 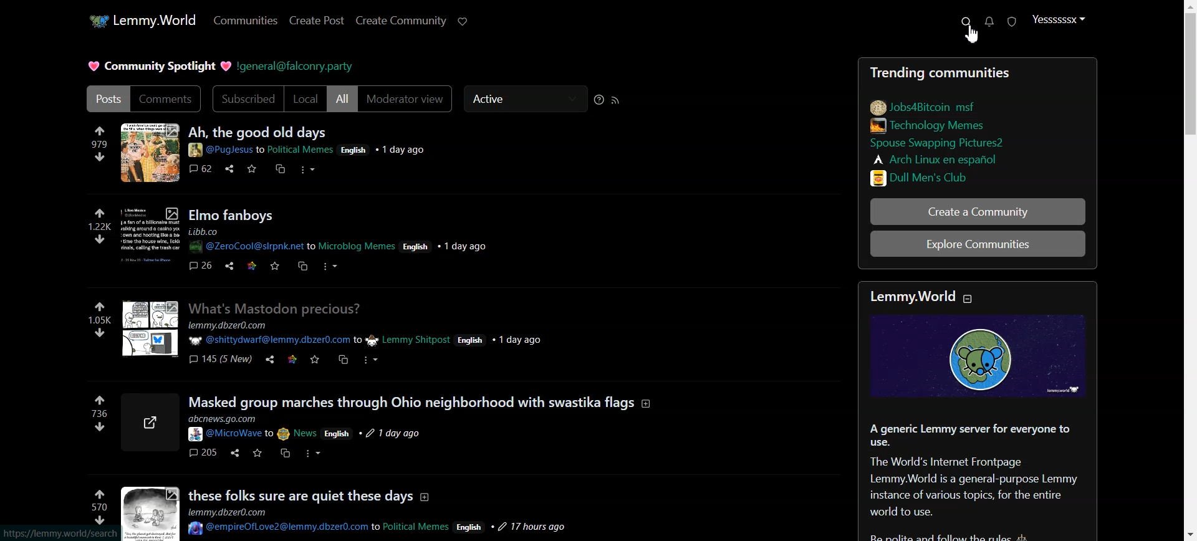 I want to click on Moderator view, so click(x=406, y=98).